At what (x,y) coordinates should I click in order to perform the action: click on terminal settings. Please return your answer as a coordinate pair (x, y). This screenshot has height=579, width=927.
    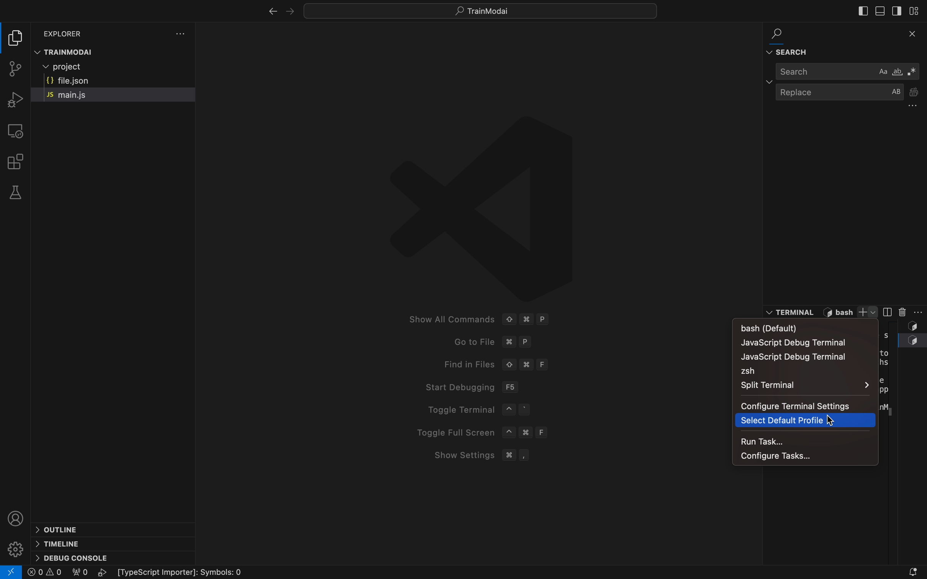
    Looking at the image, I should click on (919, 312).